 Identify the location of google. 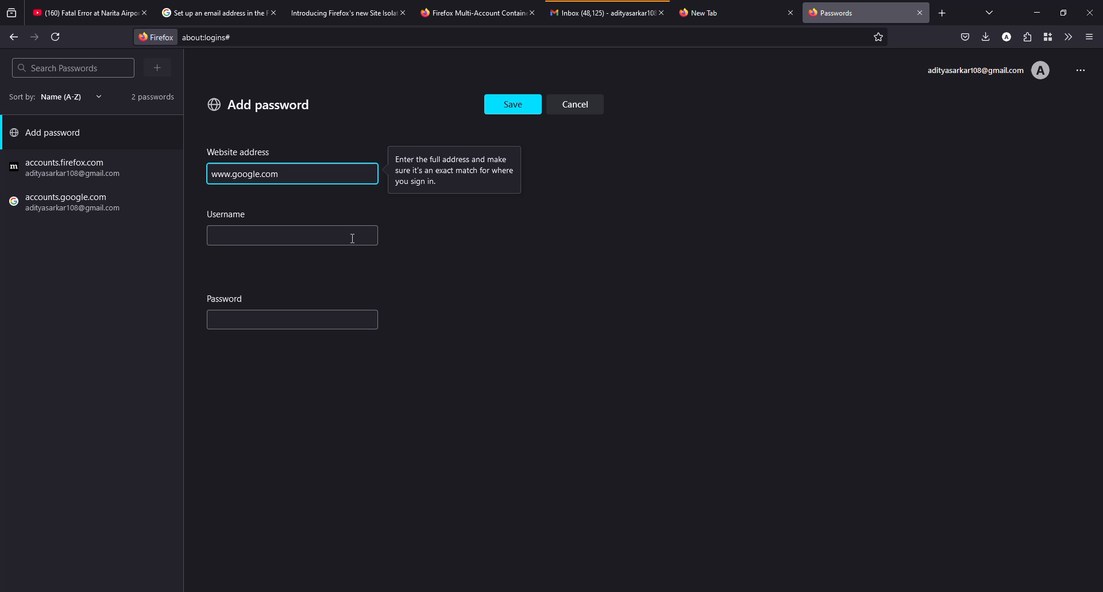
(67, 168).